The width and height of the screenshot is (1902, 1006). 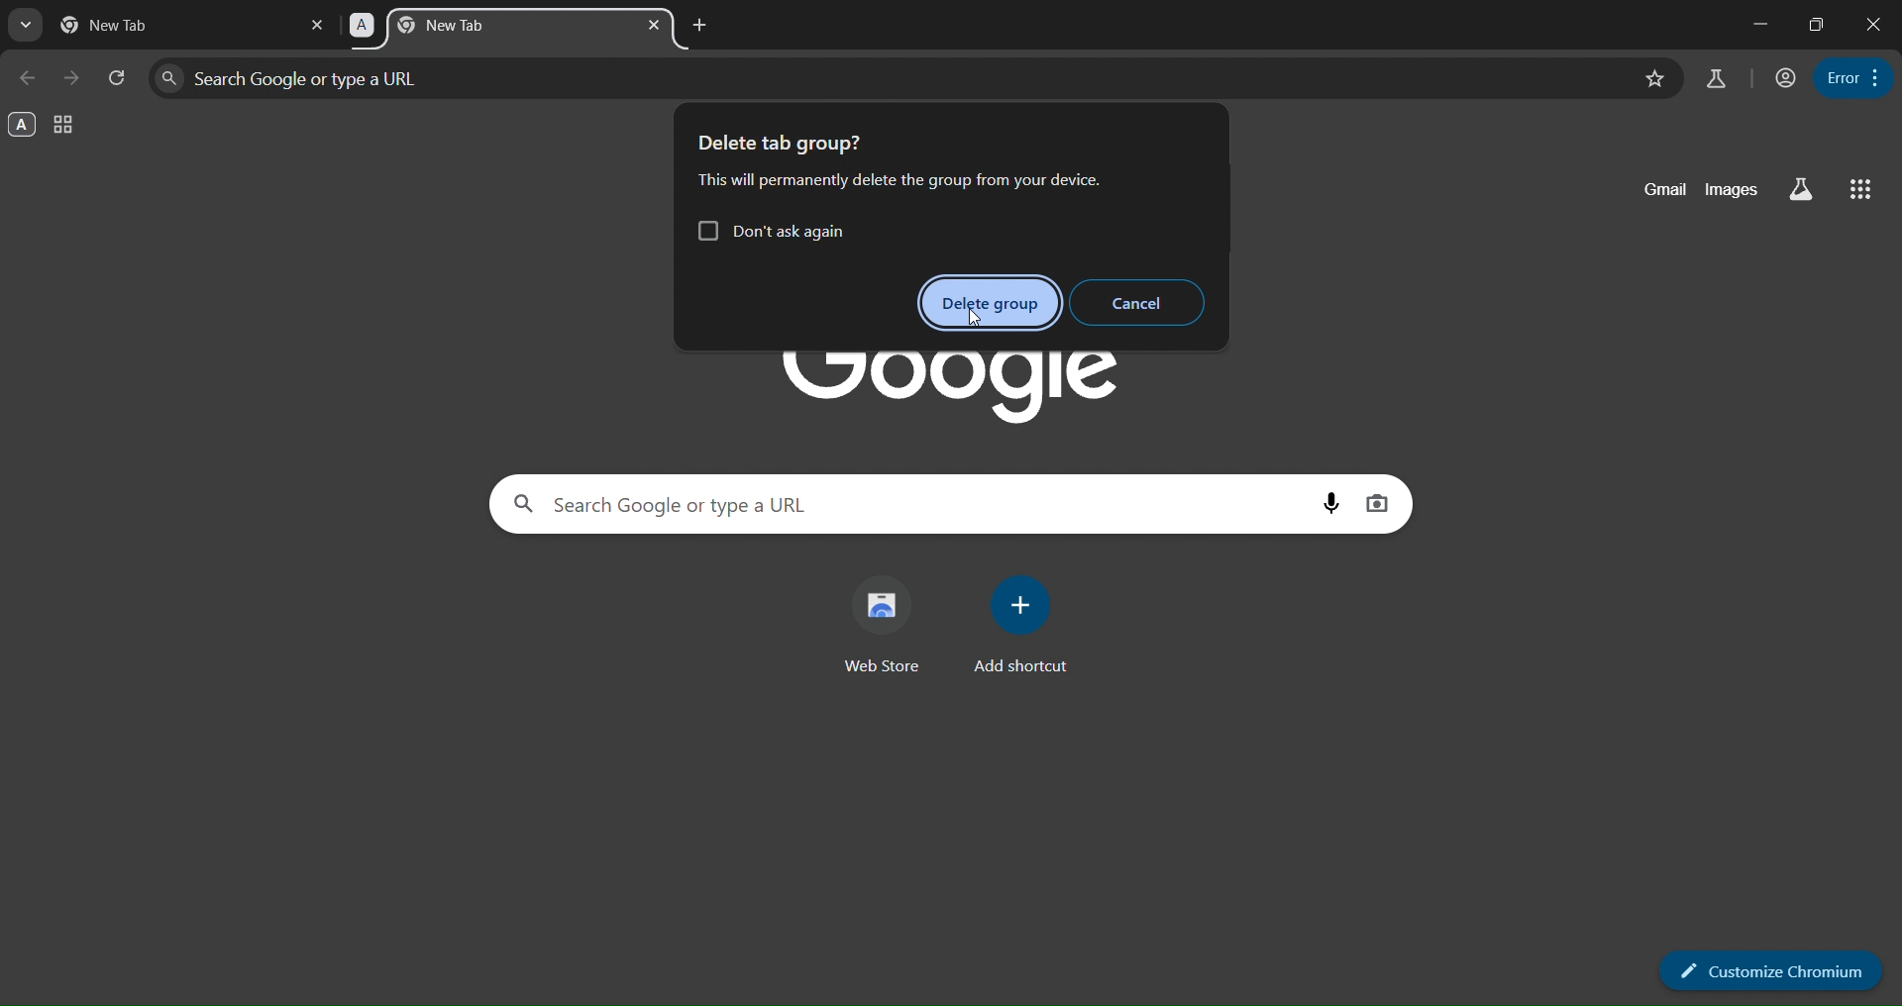 I want to click on google apps, so click(x=1859, y=190).